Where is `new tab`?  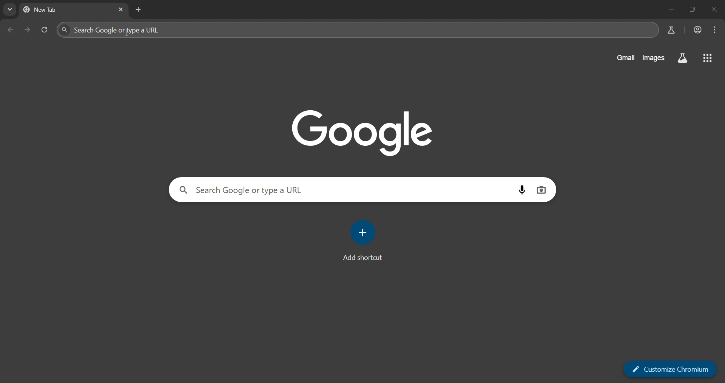 new tab is located at coordinates (139, 9).